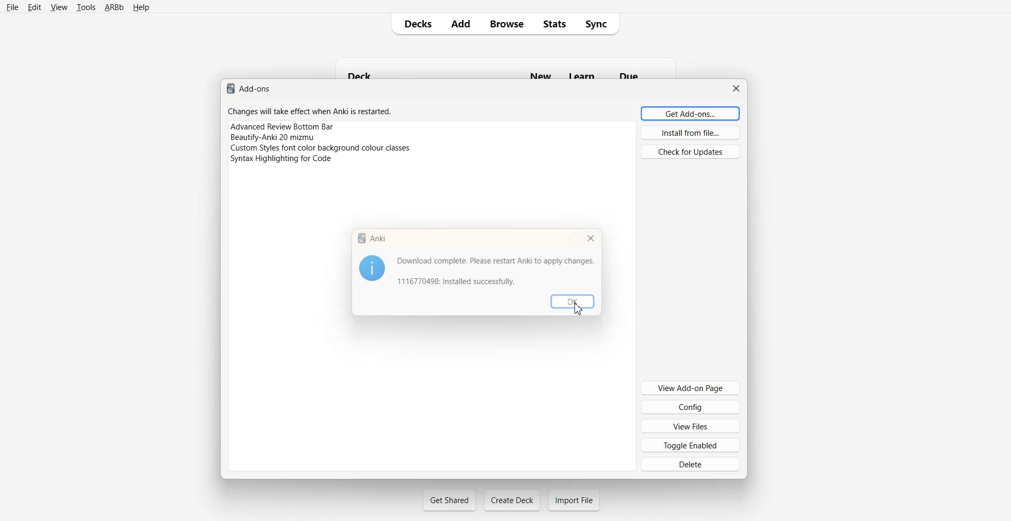 The width and height of the screenshot is (1011, 521). Describe the element at coordinates (691, 406) in the screenshot. I see `Config` at that location.